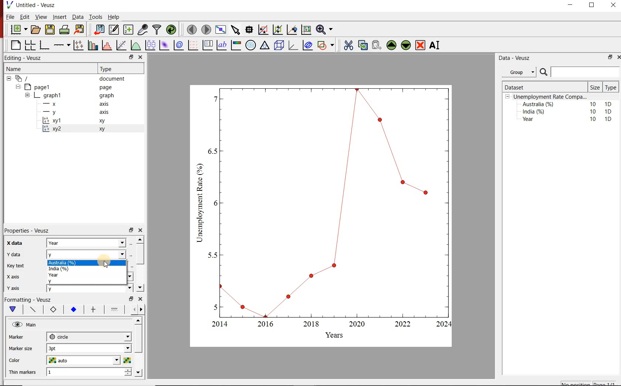  I want to click on histograms, so click(106, 45).